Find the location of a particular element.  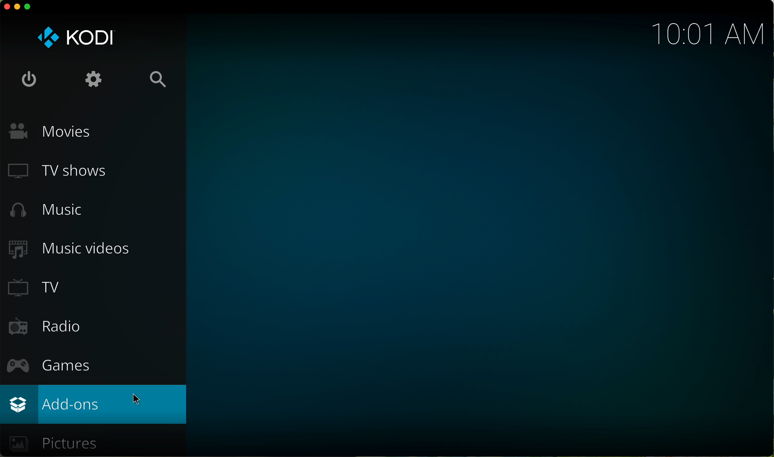

movies is located at coordinates (48, 131).